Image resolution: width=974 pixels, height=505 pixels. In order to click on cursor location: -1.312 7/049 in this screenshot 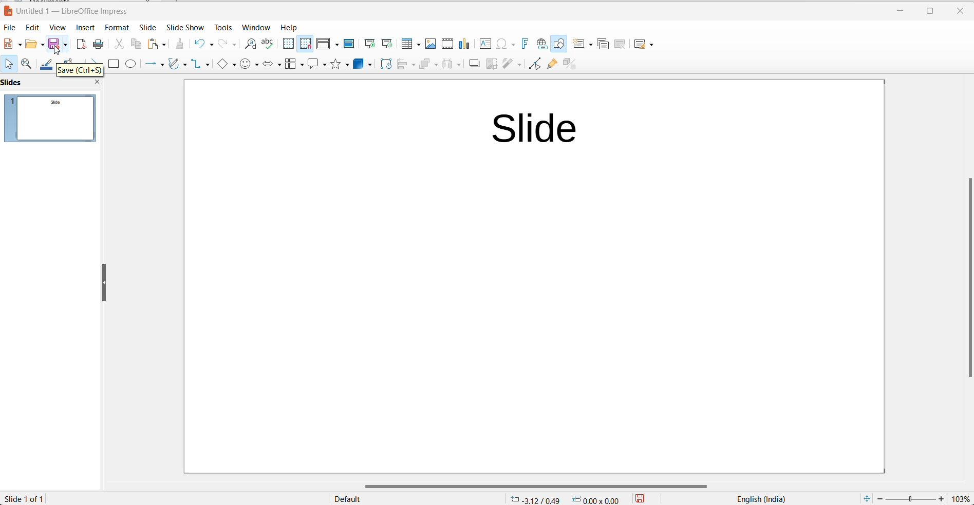, I will do `click(533, 499)`.